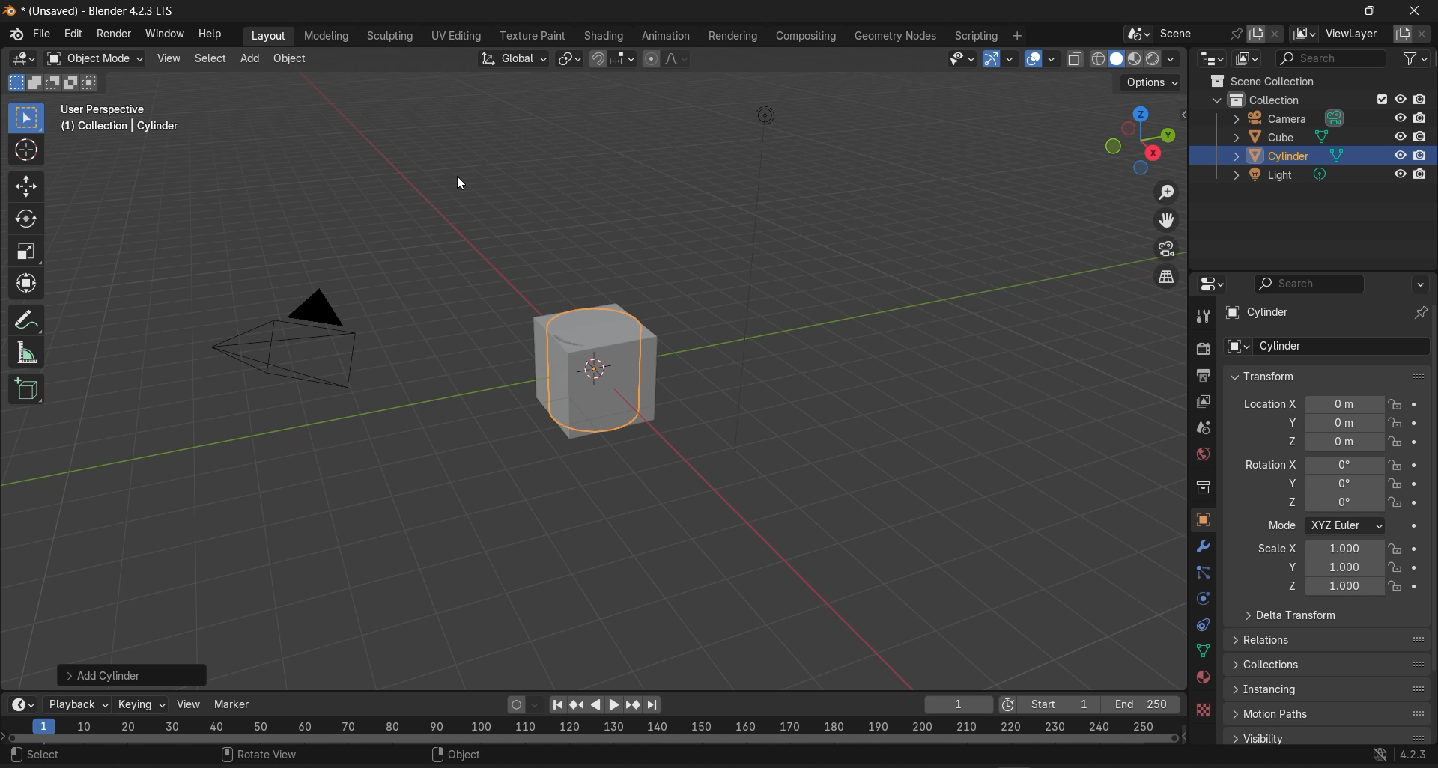 The width and height of the screenshot is (1438, 768). What do you see at coordinates (1287, 615) in the screenshot?
I see `delta transform` at bounding box center [1287, 615].